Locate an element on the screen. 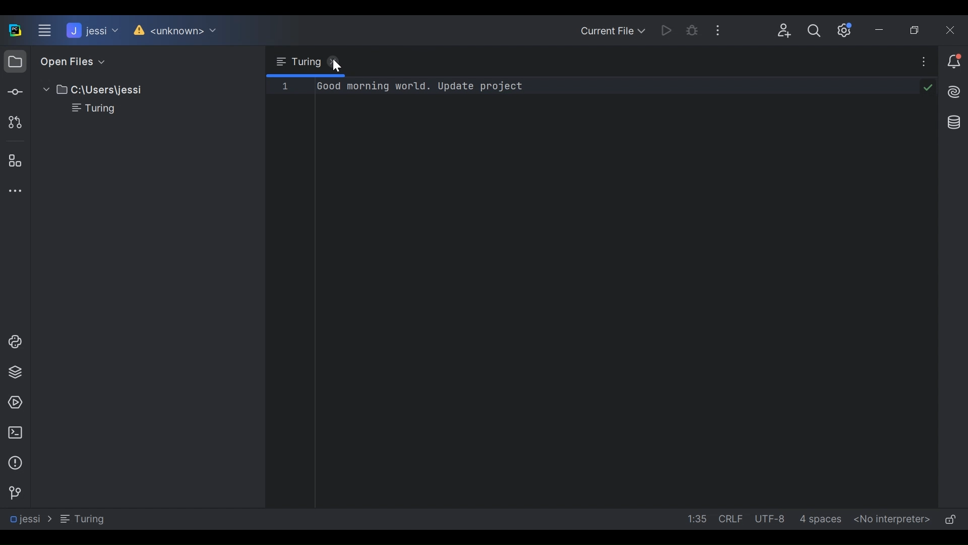 Image resolution: width=968 pixels, height=545 pixels. Python Packages is located at coordinates (14, 372).